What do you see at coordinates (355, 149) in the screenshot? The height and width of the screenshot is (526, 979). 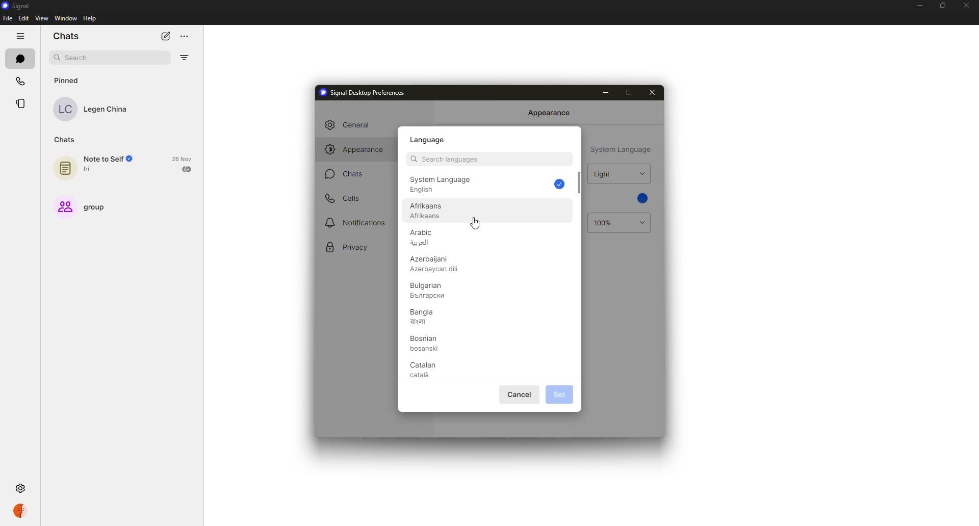 I see `appearance` at bounding box center [355, 149].